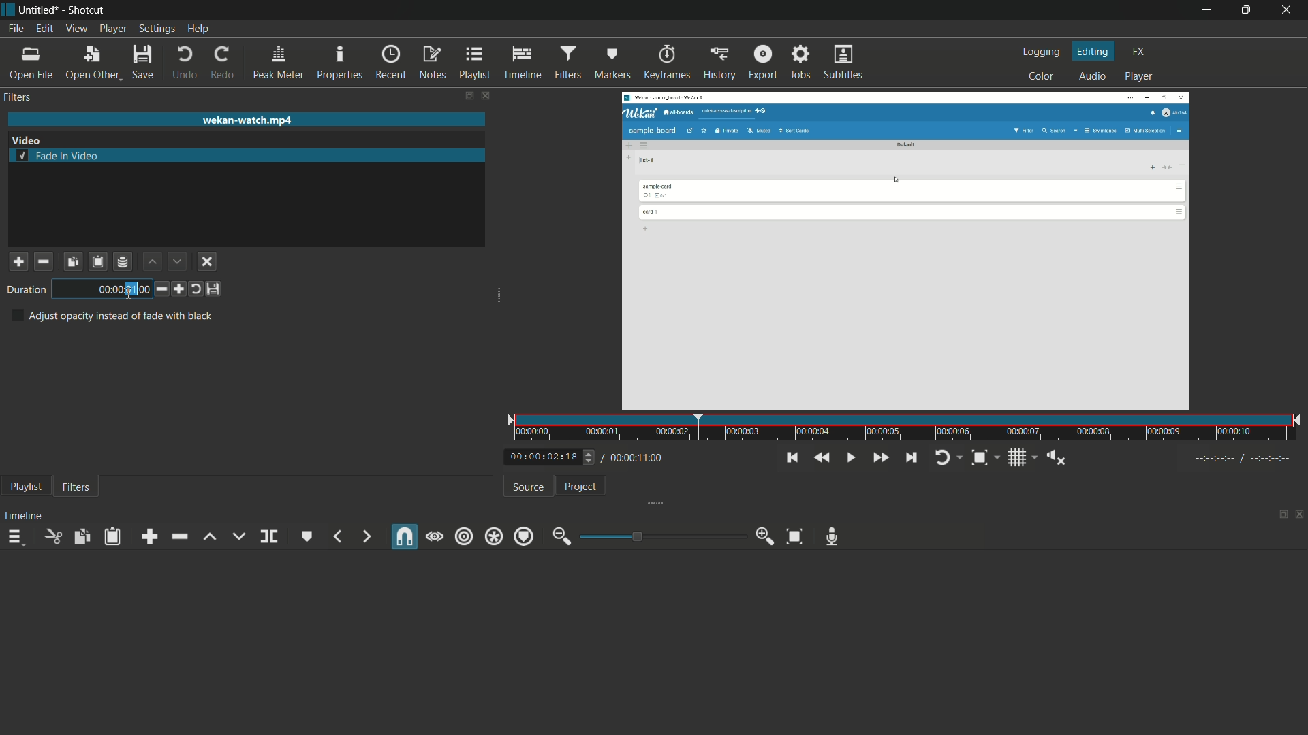 The image size is (1308, 735). What do you see at coordinates (29, 63) in the screenshot?
I see `open file` at bounding box center [29, 63].